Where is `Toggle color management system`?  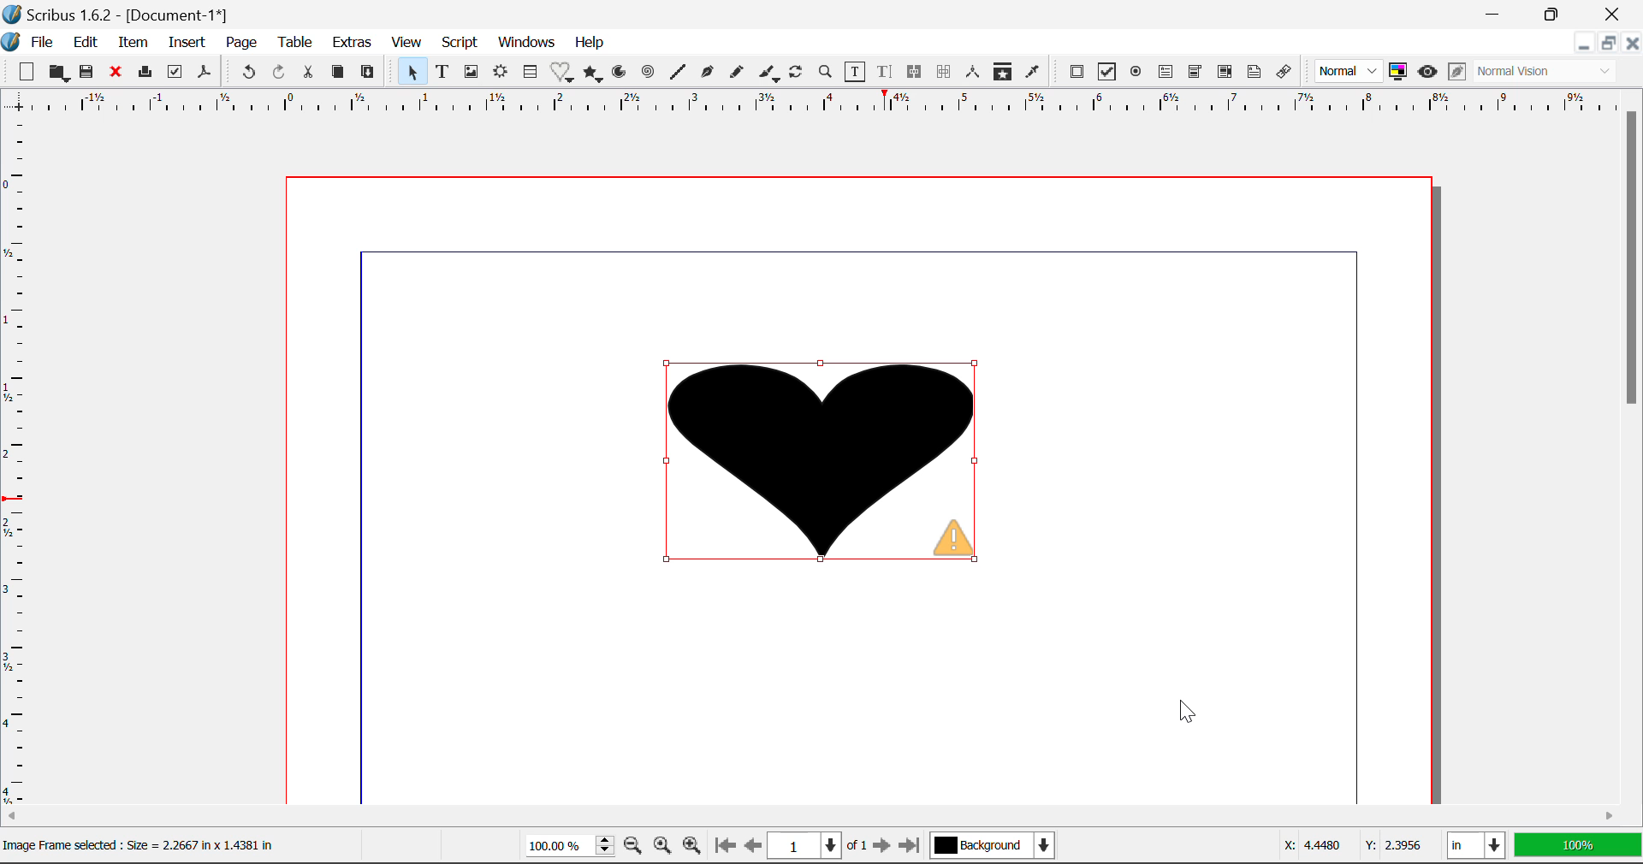 Toggle color management system is located at coordinates (1398, 73).